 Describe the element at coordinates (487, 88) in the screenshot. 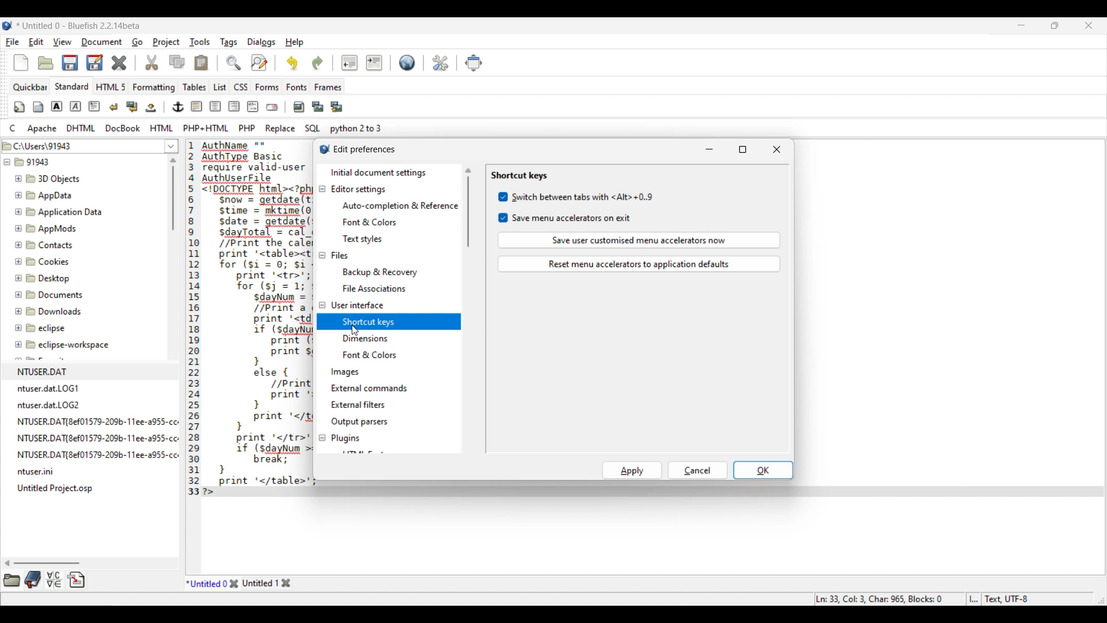

I see `Description of current selection` at that location.